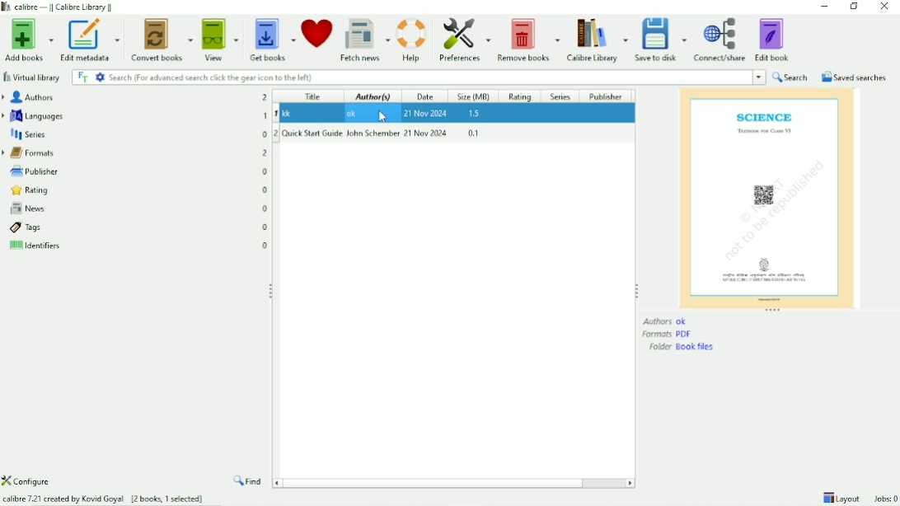 The image size is (900, 506). What do you see at coordinates (841, 498) in the screenshot?
I see `Layout` at bounding box center [841, 498].